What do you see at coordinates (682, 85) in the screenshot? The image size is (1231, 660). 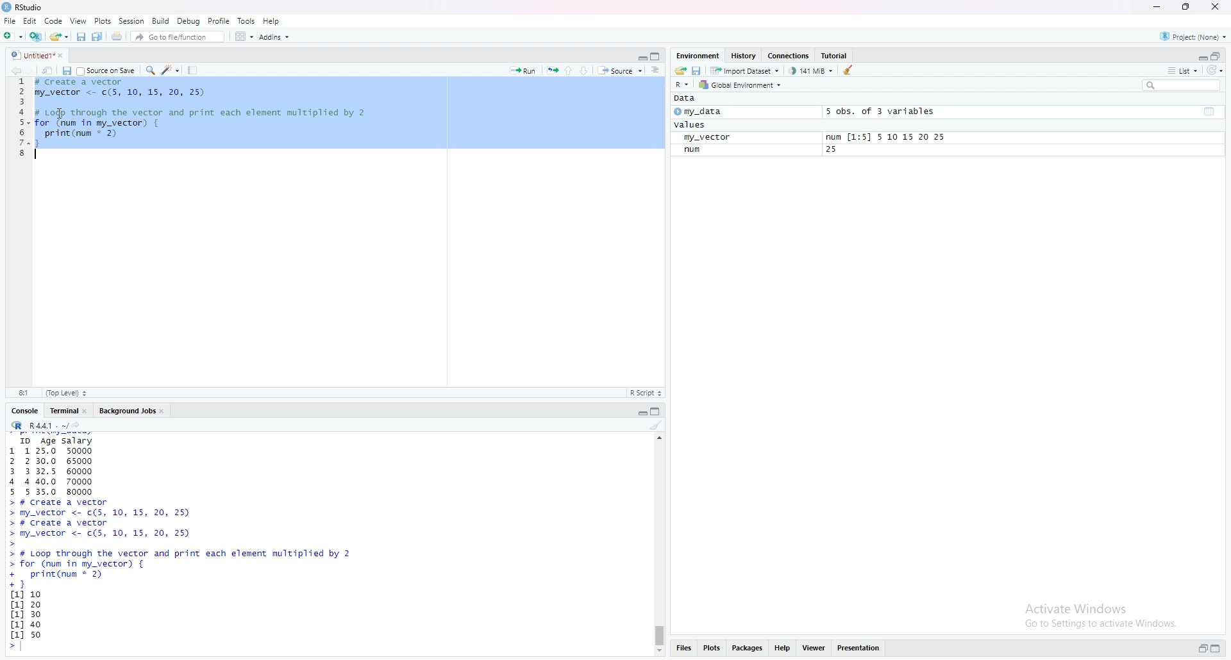 I see `R` at bounding box center [682, 85].